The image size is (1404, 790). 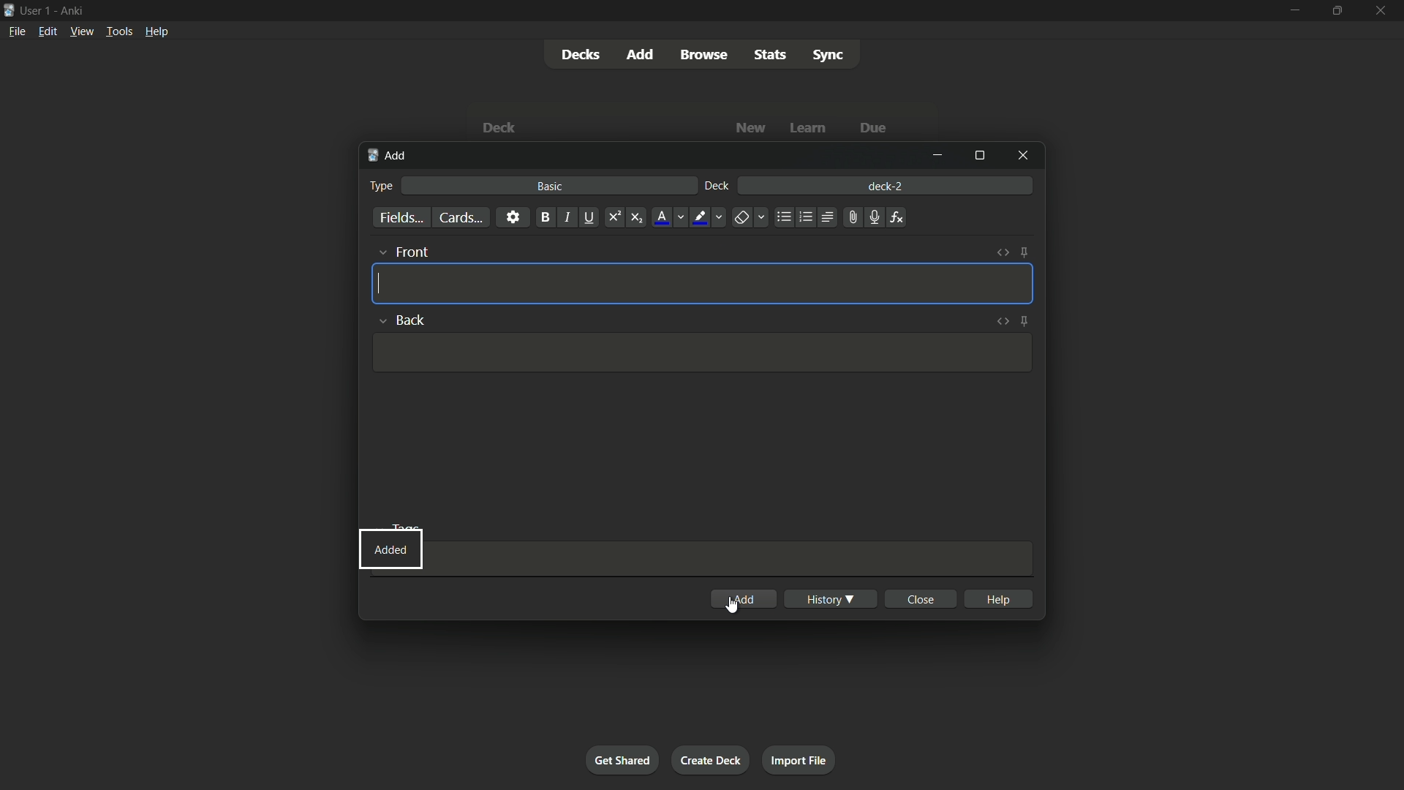 I want to click on back, so click(x=403, y=320).